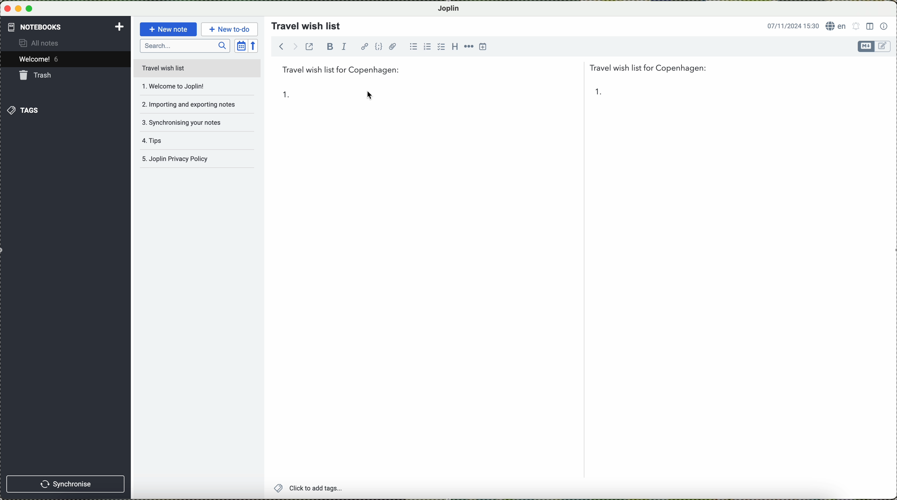  What do you see at coordinates (7, 9) in the screenshot?
I see `close` at bounding box center [7, 9].